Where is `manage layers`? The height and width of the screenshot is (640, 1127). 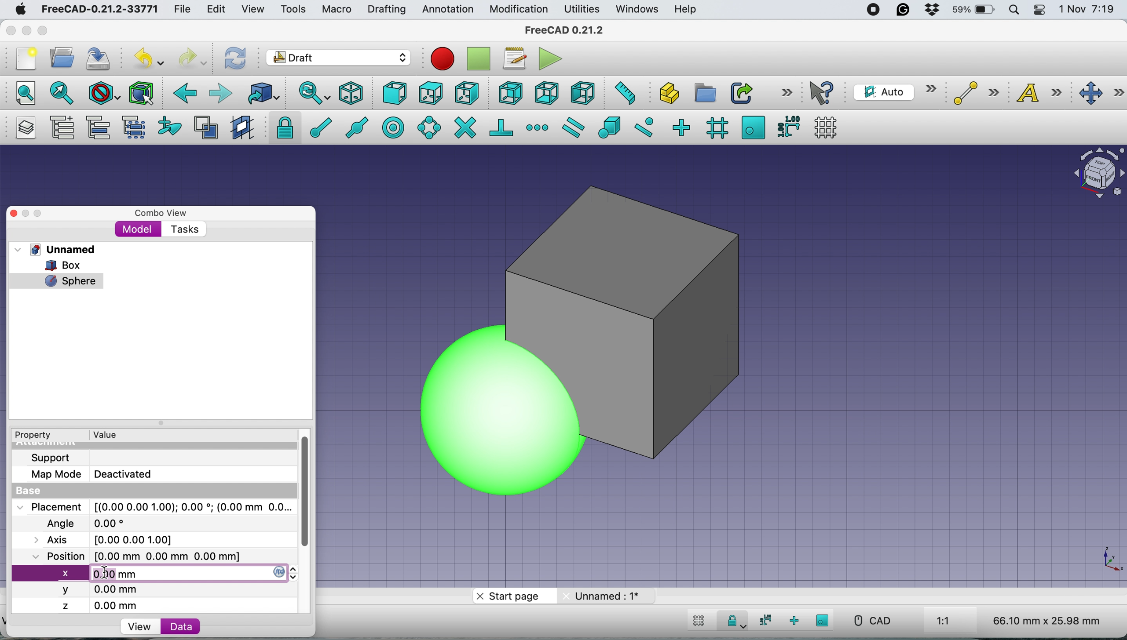
manage layers is located at coordinates (23, 128).